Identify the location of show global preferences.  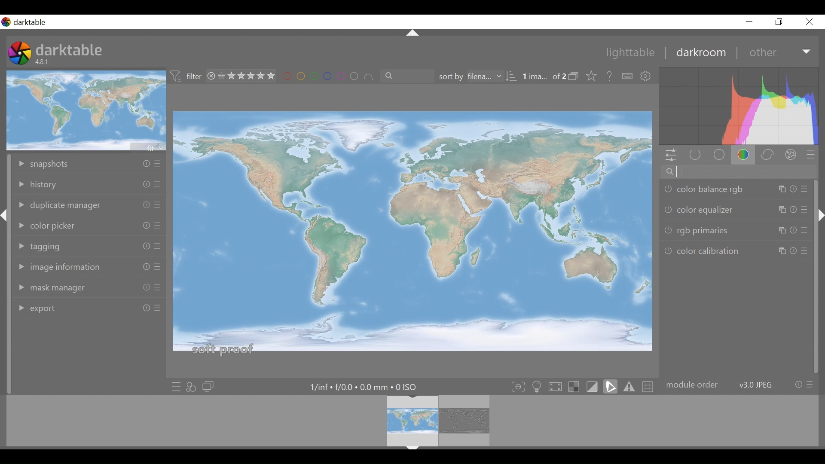
(648, 77).